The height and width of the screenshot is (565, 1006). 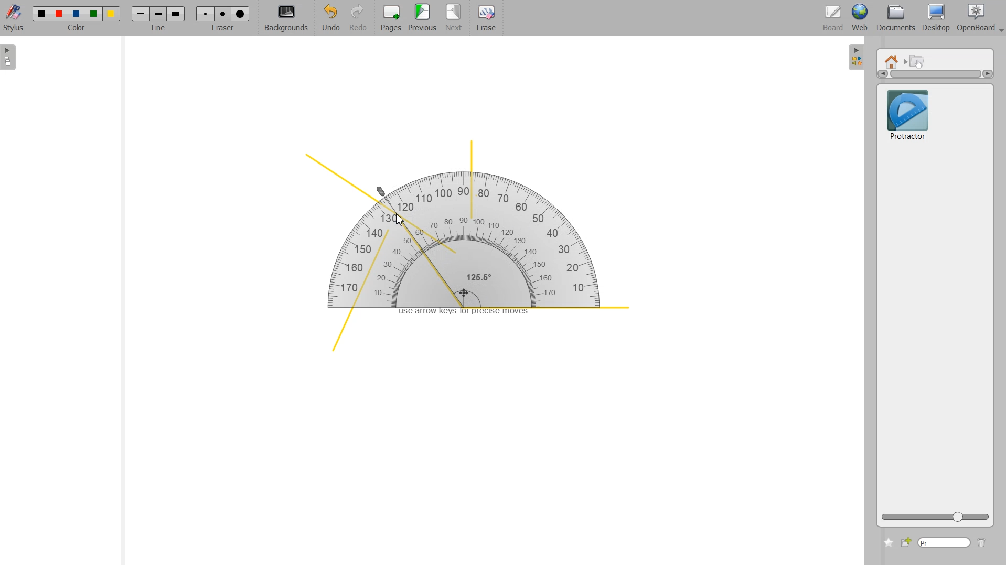 What do you see at coordinates (221, 31) in the screenshot?
I see `eraser` at bounding box center [221, 31].